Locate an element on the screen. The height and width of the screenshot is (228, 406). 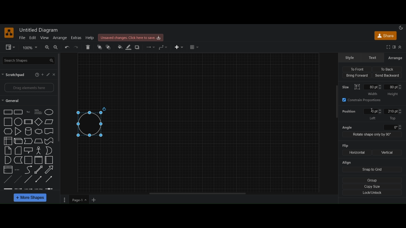
help is located at coordinates (90, 38).